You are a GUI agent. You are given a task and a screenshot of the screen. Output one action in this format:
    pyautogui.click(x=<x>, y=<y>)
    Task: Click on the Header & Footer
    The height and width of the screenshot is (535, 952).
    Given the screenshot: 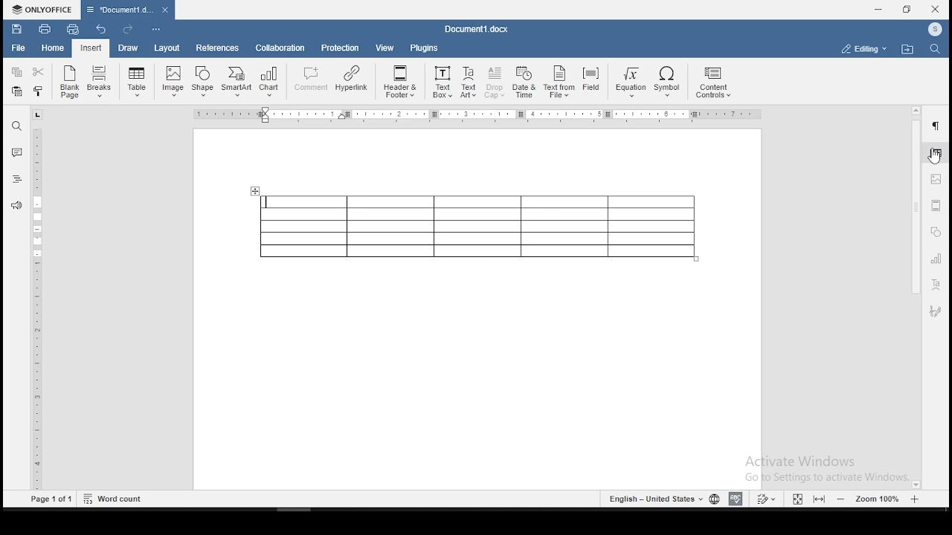 What is the action you would take?
    pyautogui.click(x=399, y=82)
    